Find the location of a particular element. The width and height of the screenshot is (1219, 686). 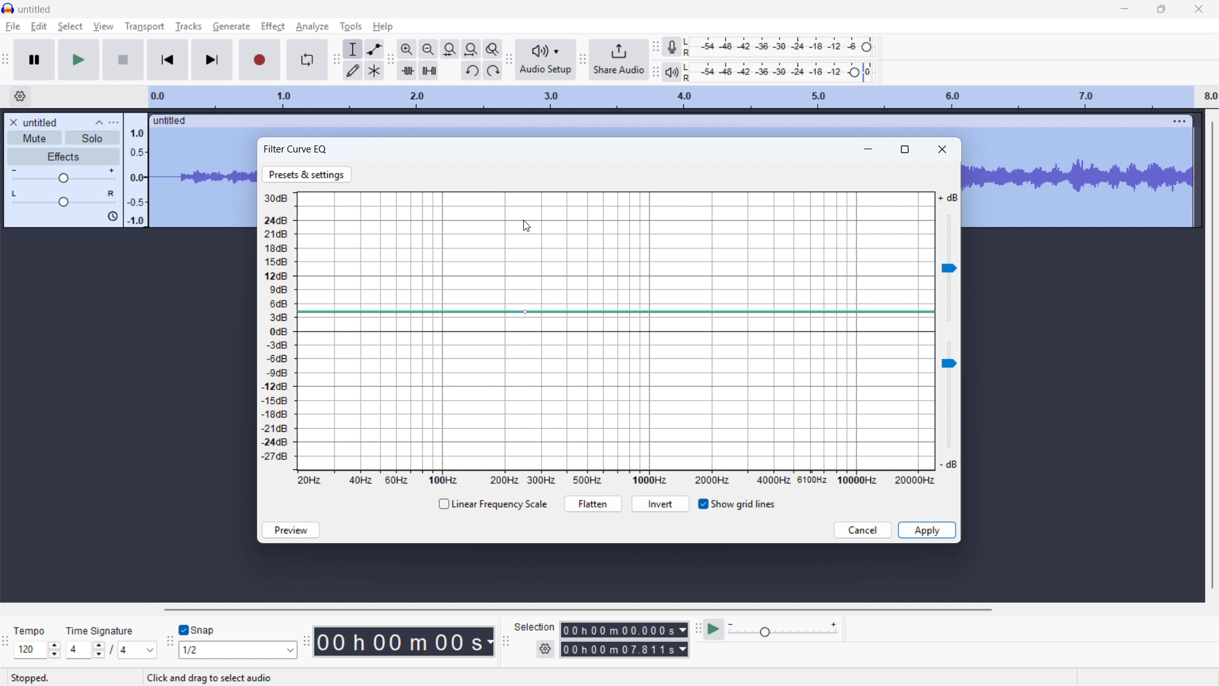

Selection tool  is located at coordinates (354, 49).